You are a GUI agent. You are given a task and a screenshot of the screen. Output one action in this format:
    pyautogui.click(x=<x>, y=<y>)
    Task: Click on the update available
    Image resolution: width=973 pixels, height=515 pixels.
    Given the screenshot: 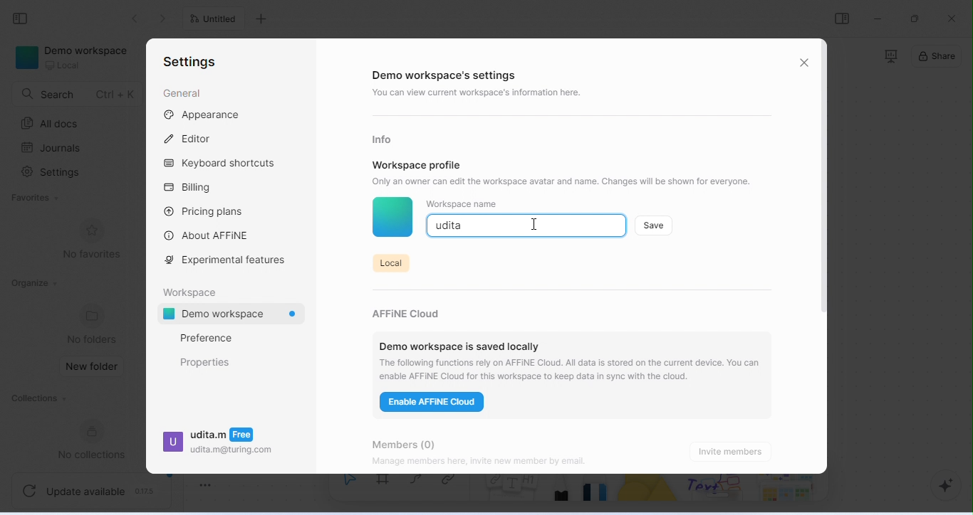 What is the action you would take?
    pyautogui.click(x=93, y=489)
    